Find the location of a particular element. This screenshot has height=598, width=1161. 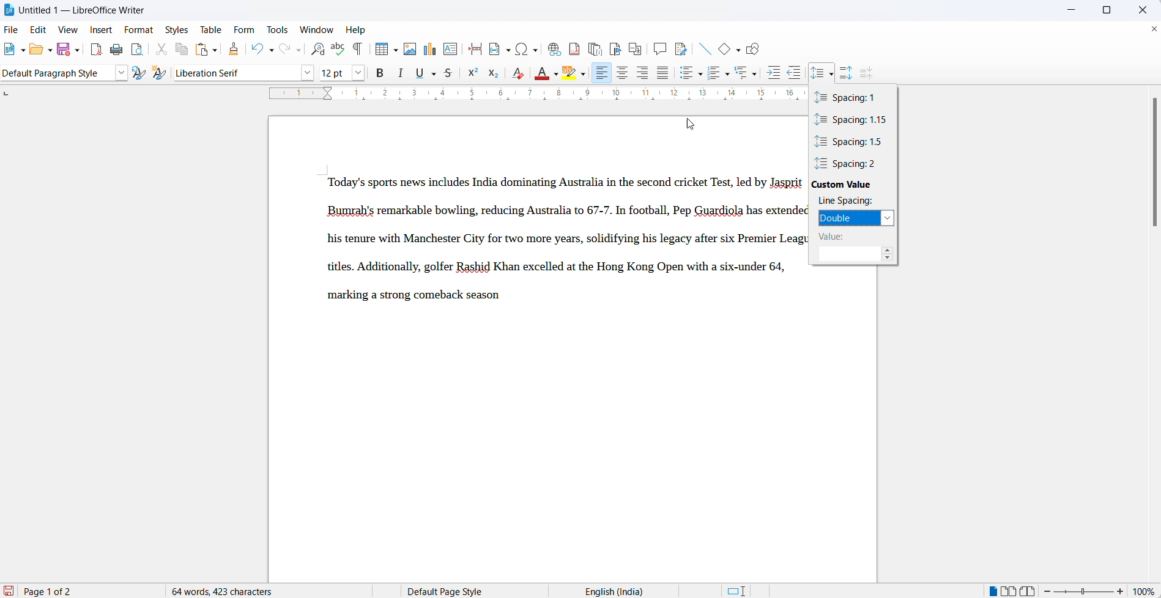

open file is located at coordinates (34, 52).